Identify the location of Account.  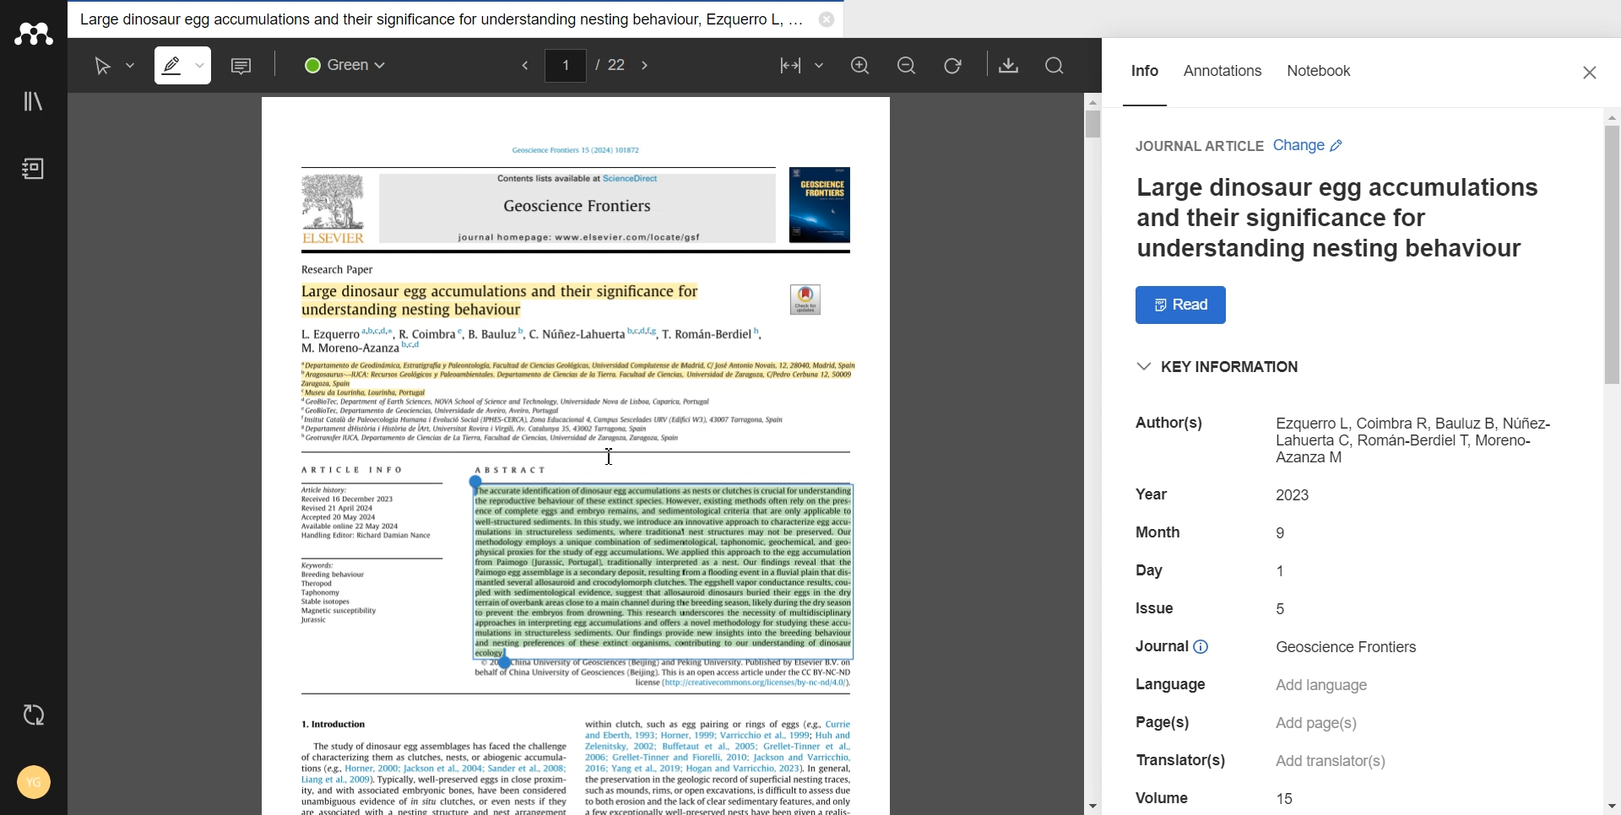
(31, 784).